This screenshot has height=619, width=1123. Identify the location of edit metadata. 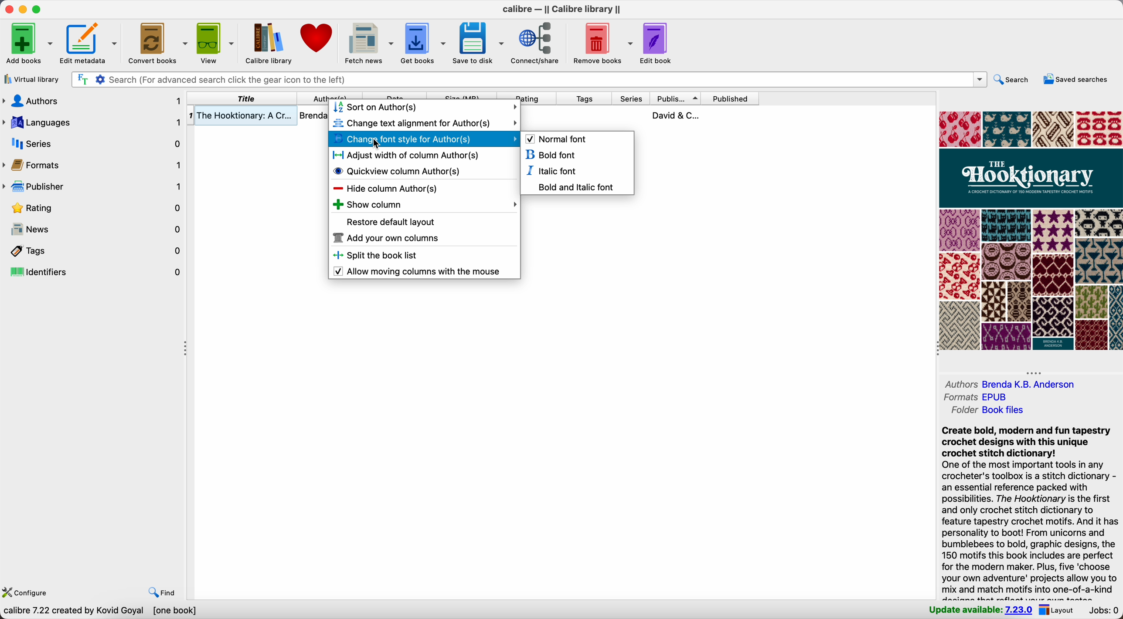
(90, 41).